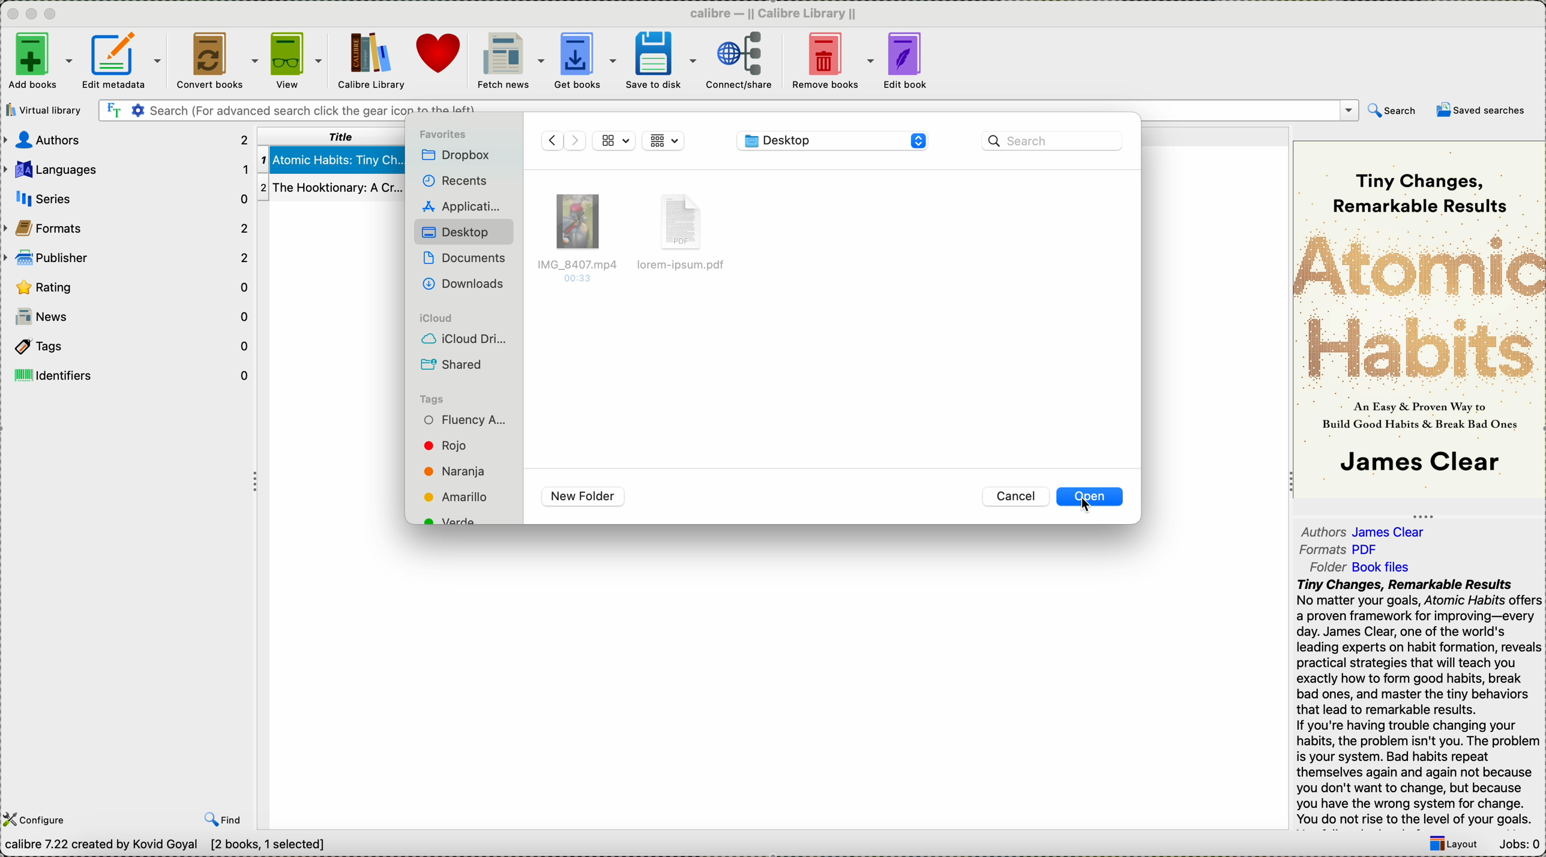 Image resolution: width=1546 pixels, height=857 pixels. What do you see at coordinates (740, 61) in the screenshot?
I see `connect/share` at bounding box center [740, 61].